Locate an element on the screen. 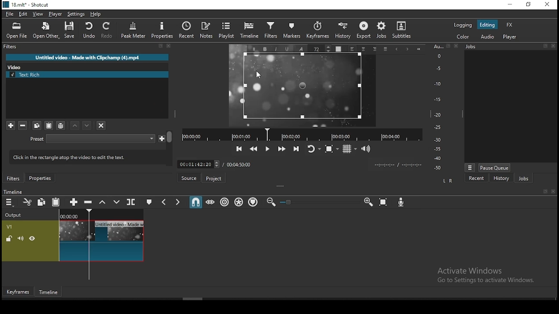 Image resolution: width=559 pixels, height=314 pixels. zoom timeline out is located at coordinates (271, 202).